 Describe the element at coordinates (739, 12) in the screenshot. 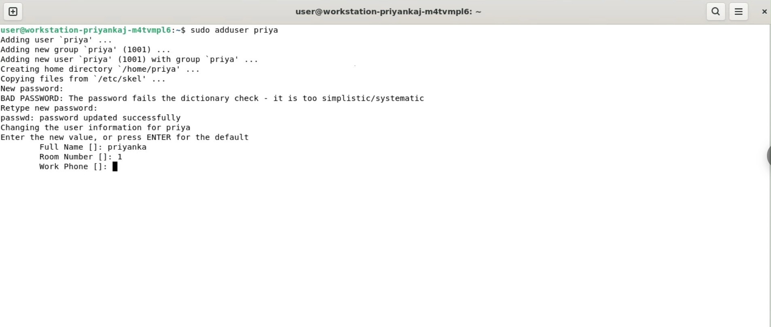

I see `menu` at that location.